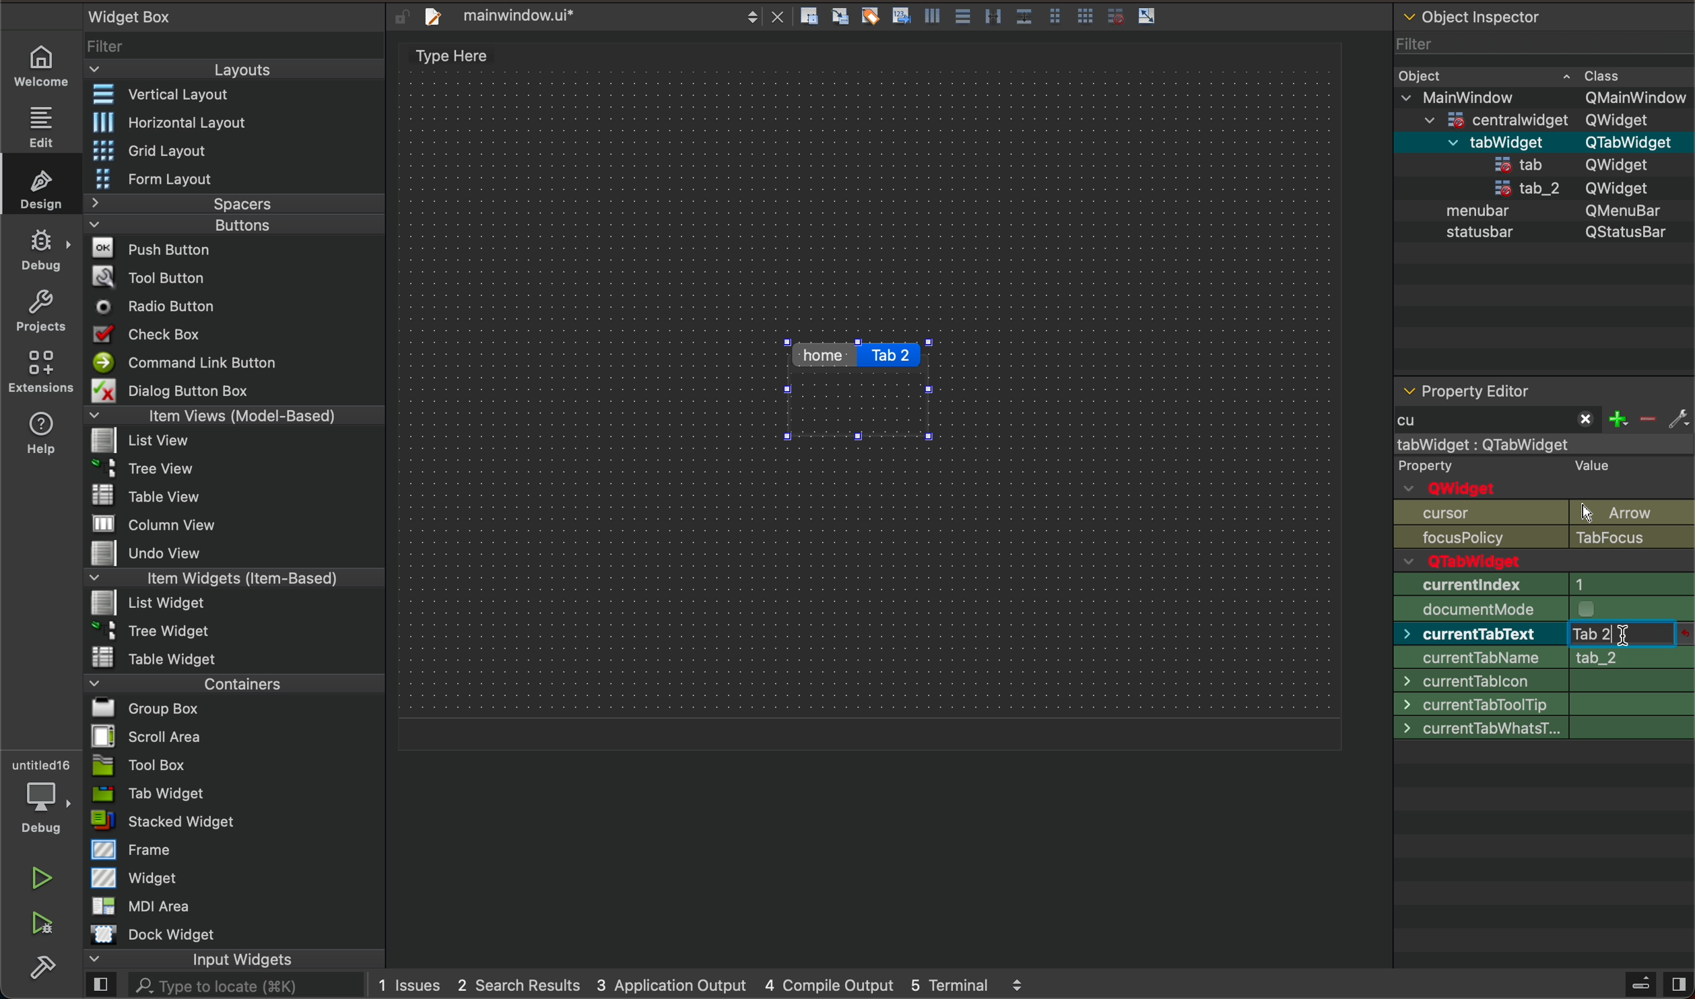  I want to click on QMenubar, so click(1612, 213).